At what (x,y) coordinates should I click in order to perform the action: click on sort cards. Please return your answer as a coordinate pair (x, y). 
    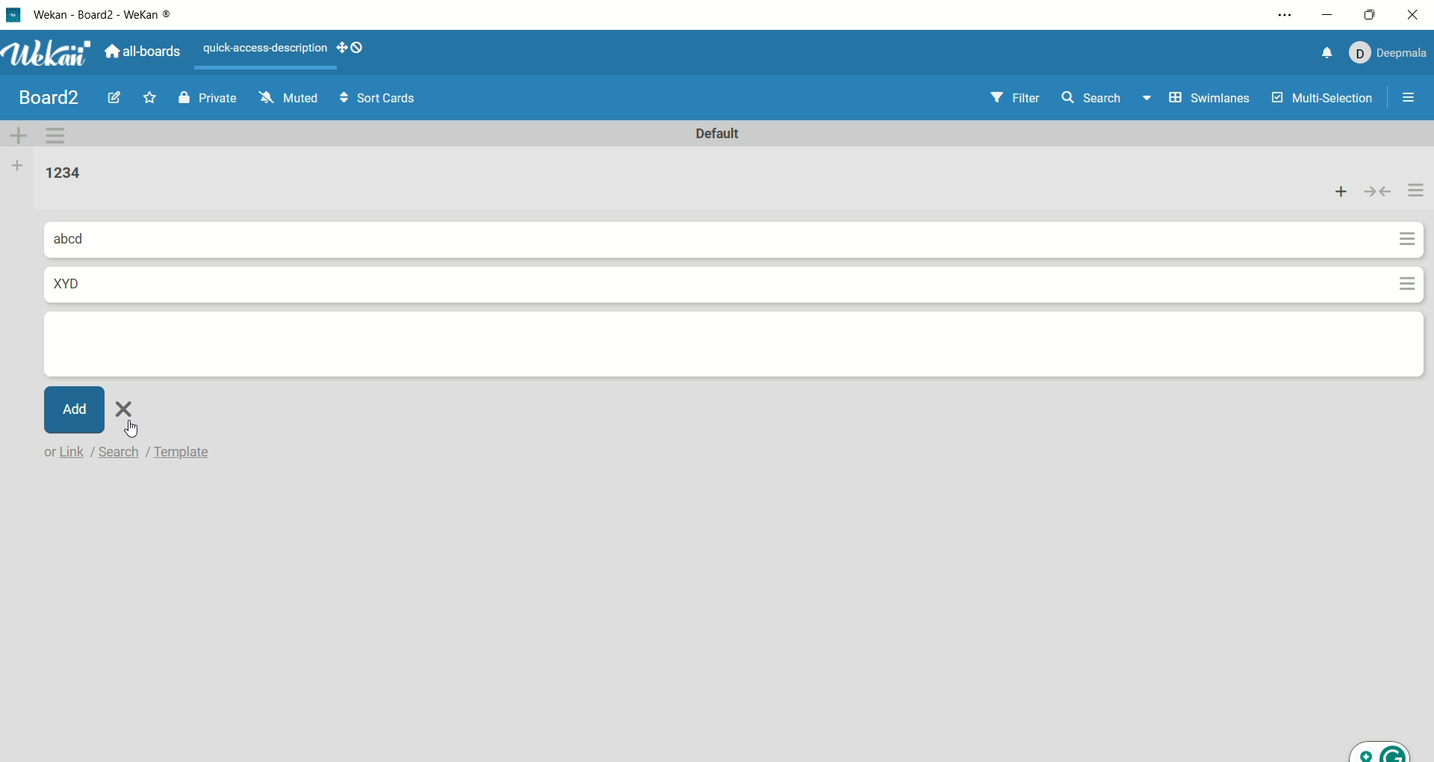
    Looking at the image, I should click on (387, 99).